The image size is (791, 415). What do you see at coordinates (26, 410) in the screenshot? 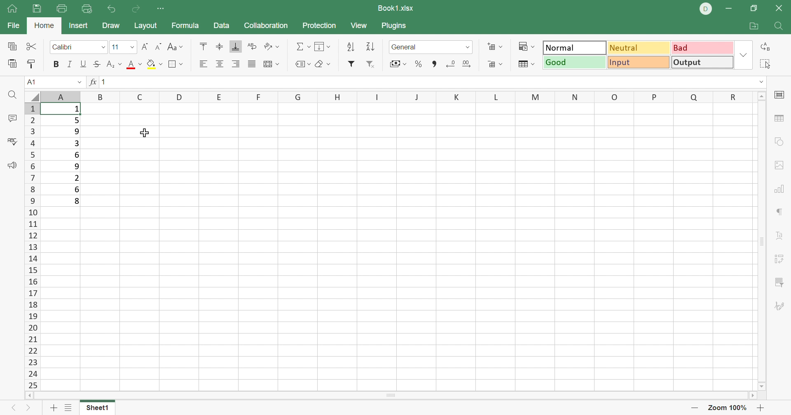
I see `Next` at bounding box center [26, 410].